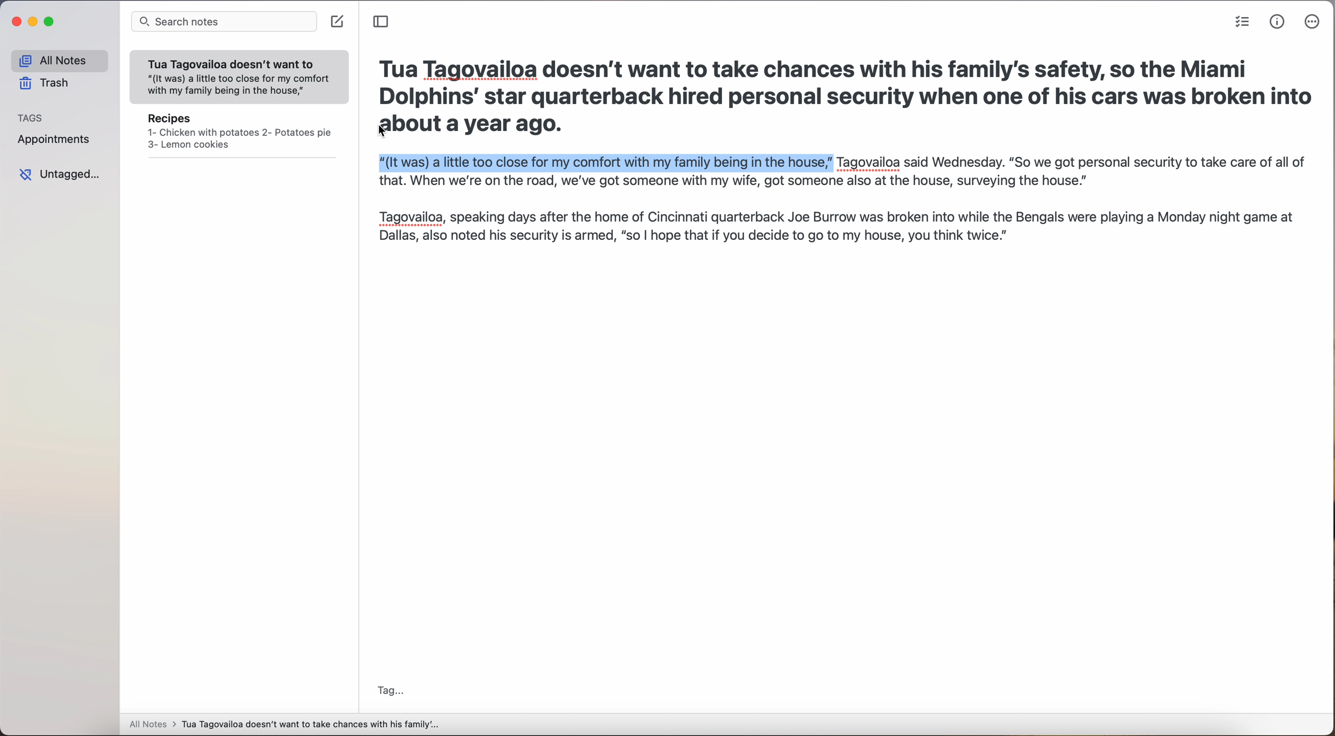  Describe the element at coordinates (239, 78) in the screenshot. I see `Tua Tagovailoa doesn't want to note` at that location.